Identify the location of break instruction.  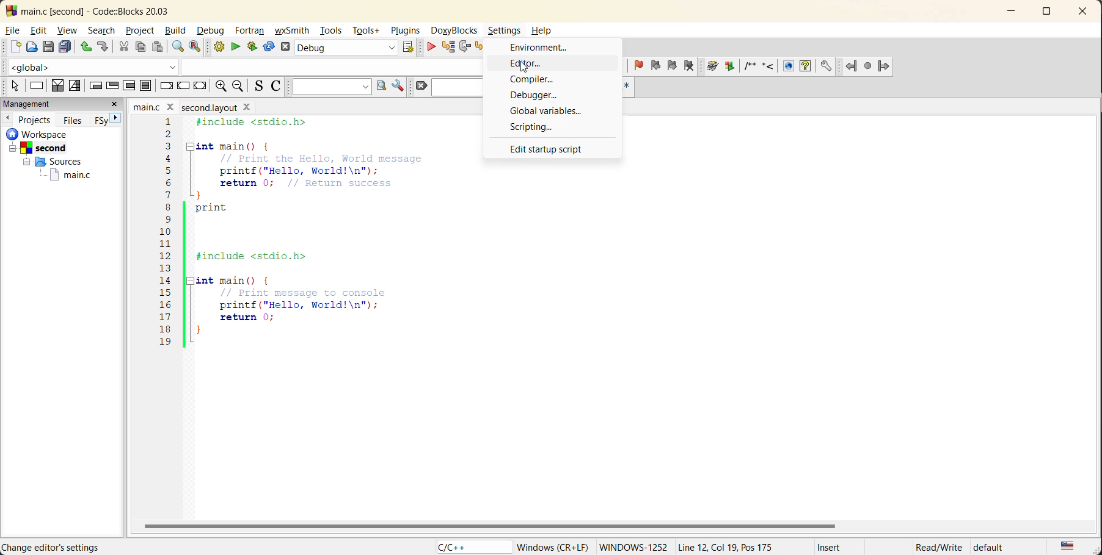
(167, 85).